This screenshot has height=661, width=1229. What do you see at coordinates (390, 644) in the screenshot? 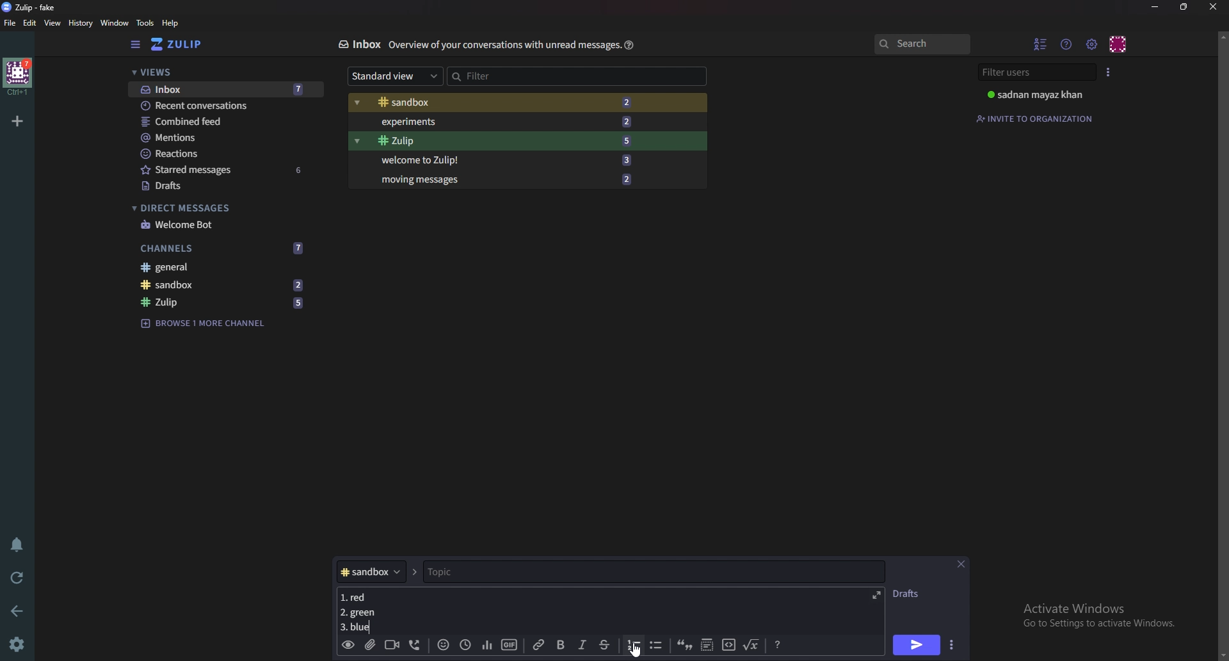
I see `Video call` at bounding box center [390, 644].